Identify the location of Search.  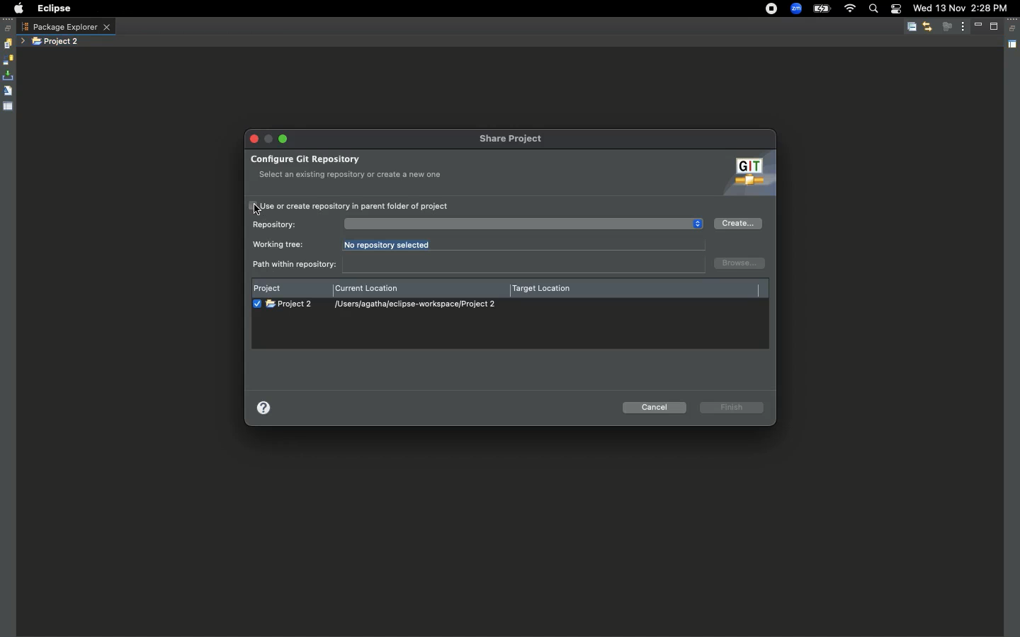
(873, 10).